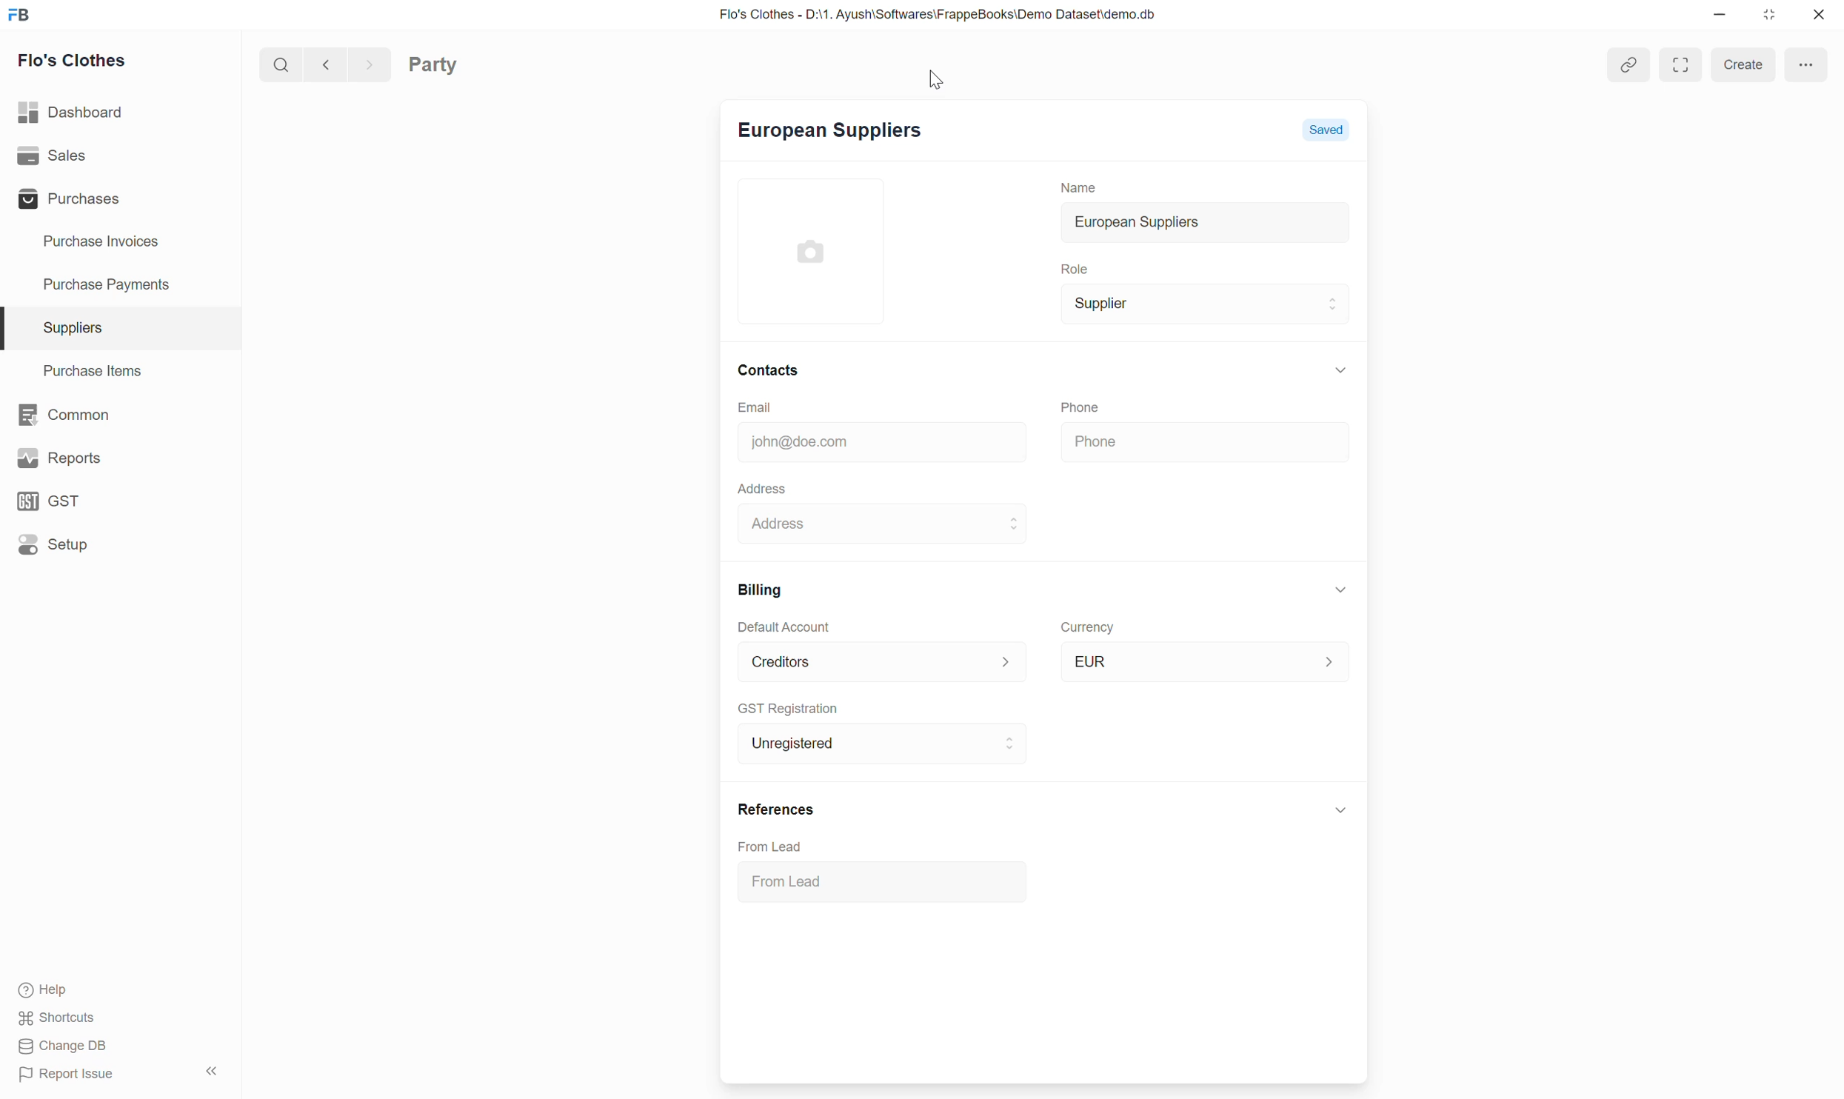 This screenshot has width=1844, height=1099. Describe the element at coordinates (786, 404) in the screenshot. I see `Email` at that location.